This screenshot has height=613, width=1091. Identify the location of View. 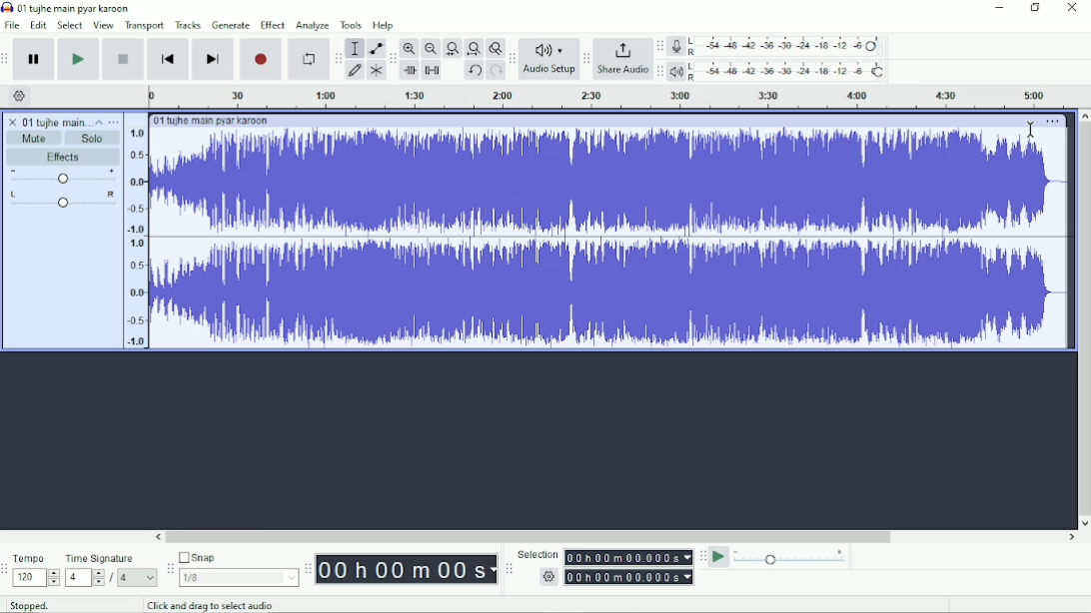
(104, 26).